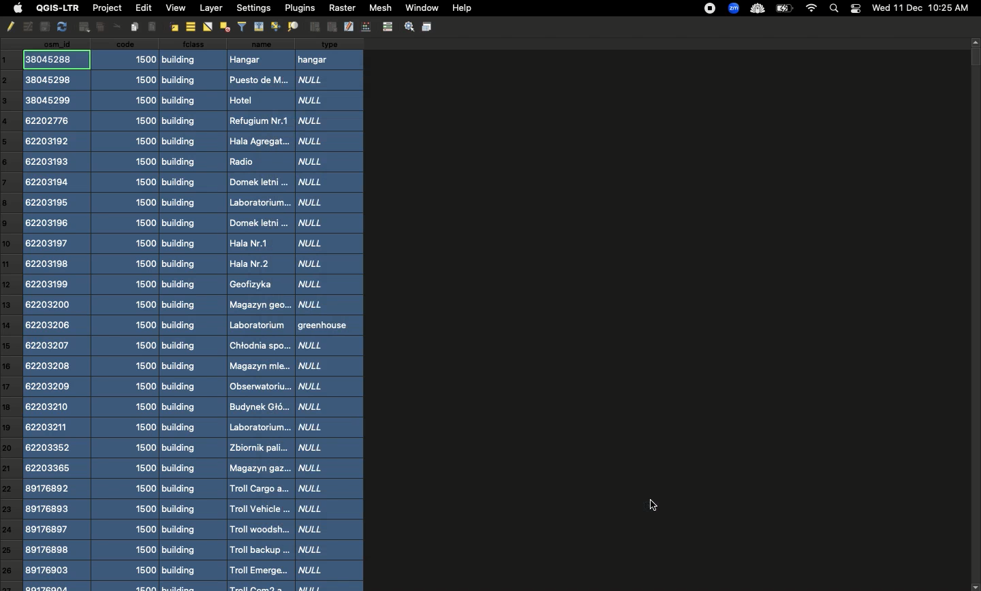 The image size is (981, 591). I want to click on Insert Image, so click(135, 27).